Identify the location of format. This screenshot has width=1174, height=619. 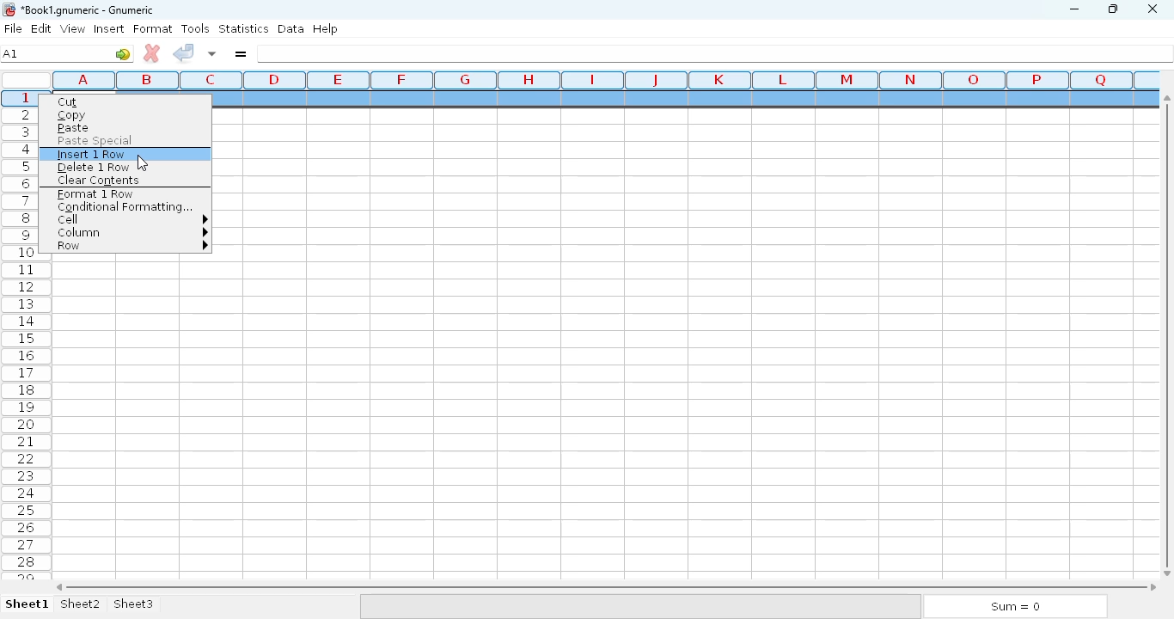
(153, 28).